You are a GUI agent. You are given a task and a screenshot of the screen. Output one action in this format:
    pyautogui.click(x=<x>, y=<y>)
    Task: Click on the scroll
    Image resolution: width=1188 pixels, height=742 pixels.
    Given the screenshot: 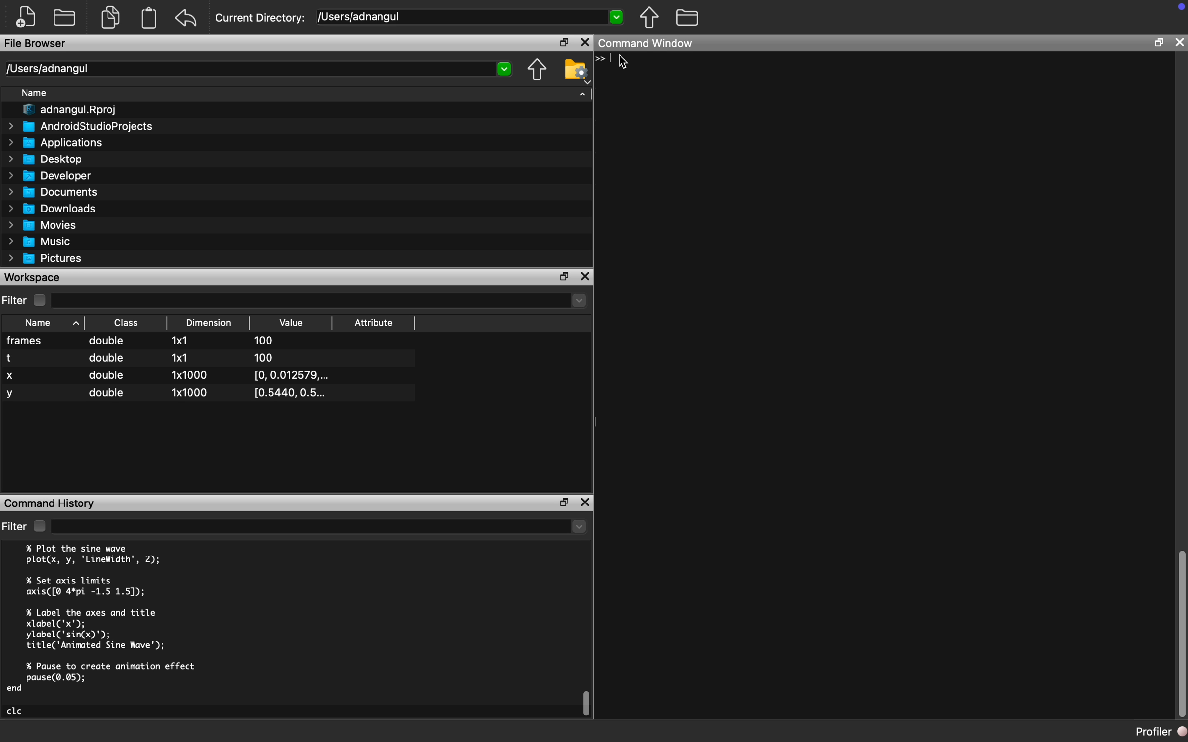 What is the action you would take?
    pyautogui.click(x=587, y=703)
    